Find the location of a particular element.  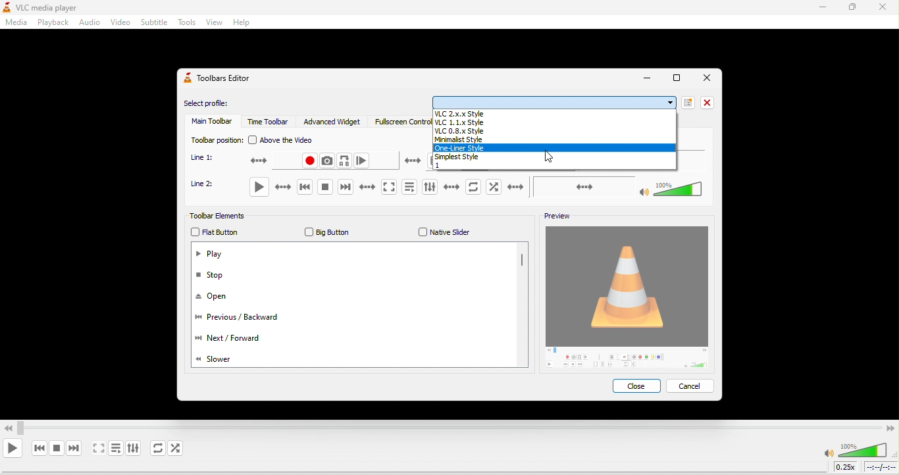

main toolbar is located at coordinates (209, 122).